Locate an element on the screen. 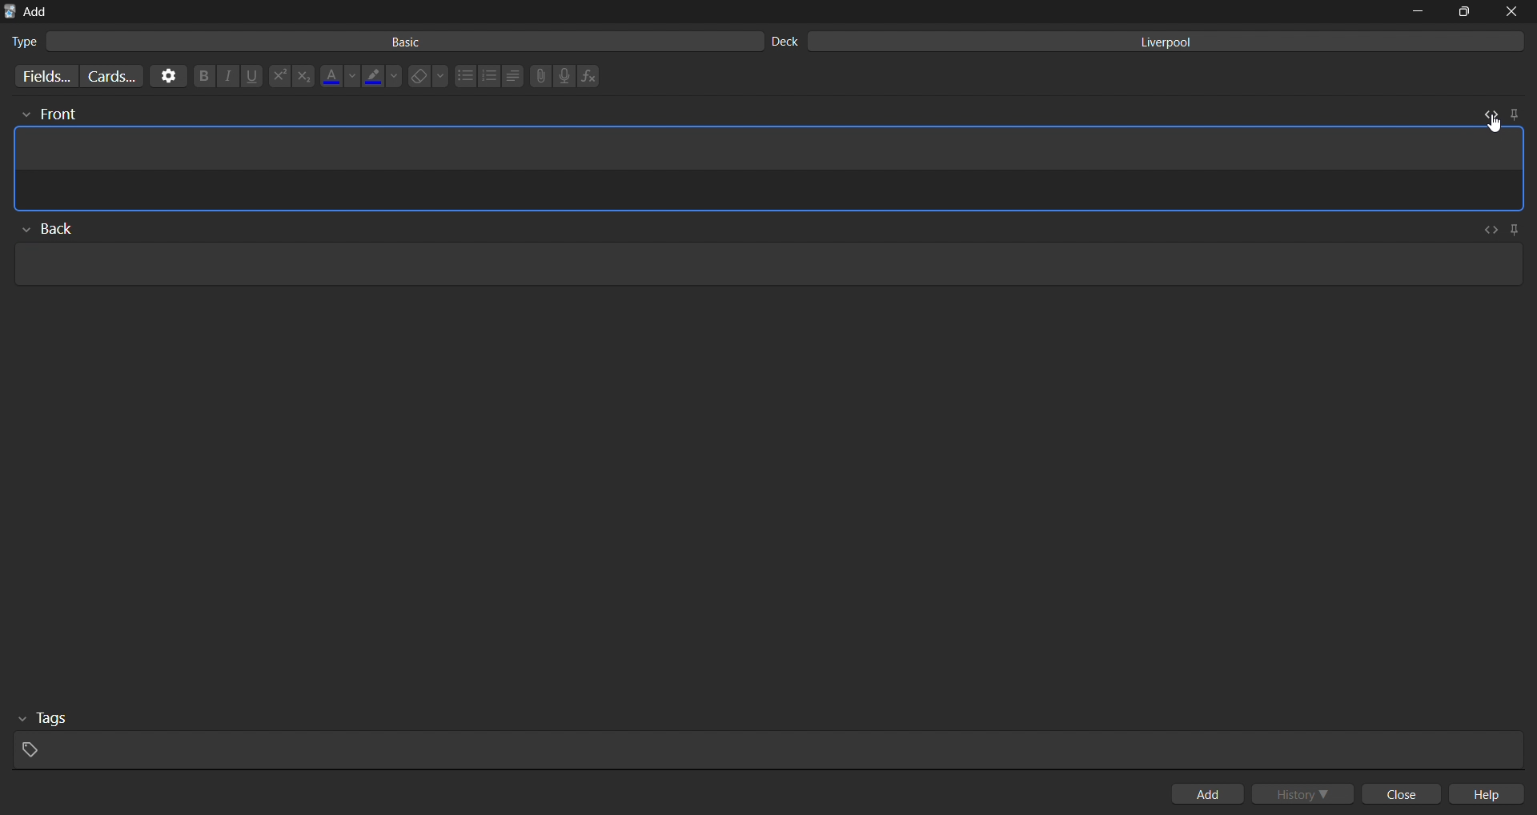 This screenshot has width=1537, height=815. tags input field is located at coordinates (763, 737).